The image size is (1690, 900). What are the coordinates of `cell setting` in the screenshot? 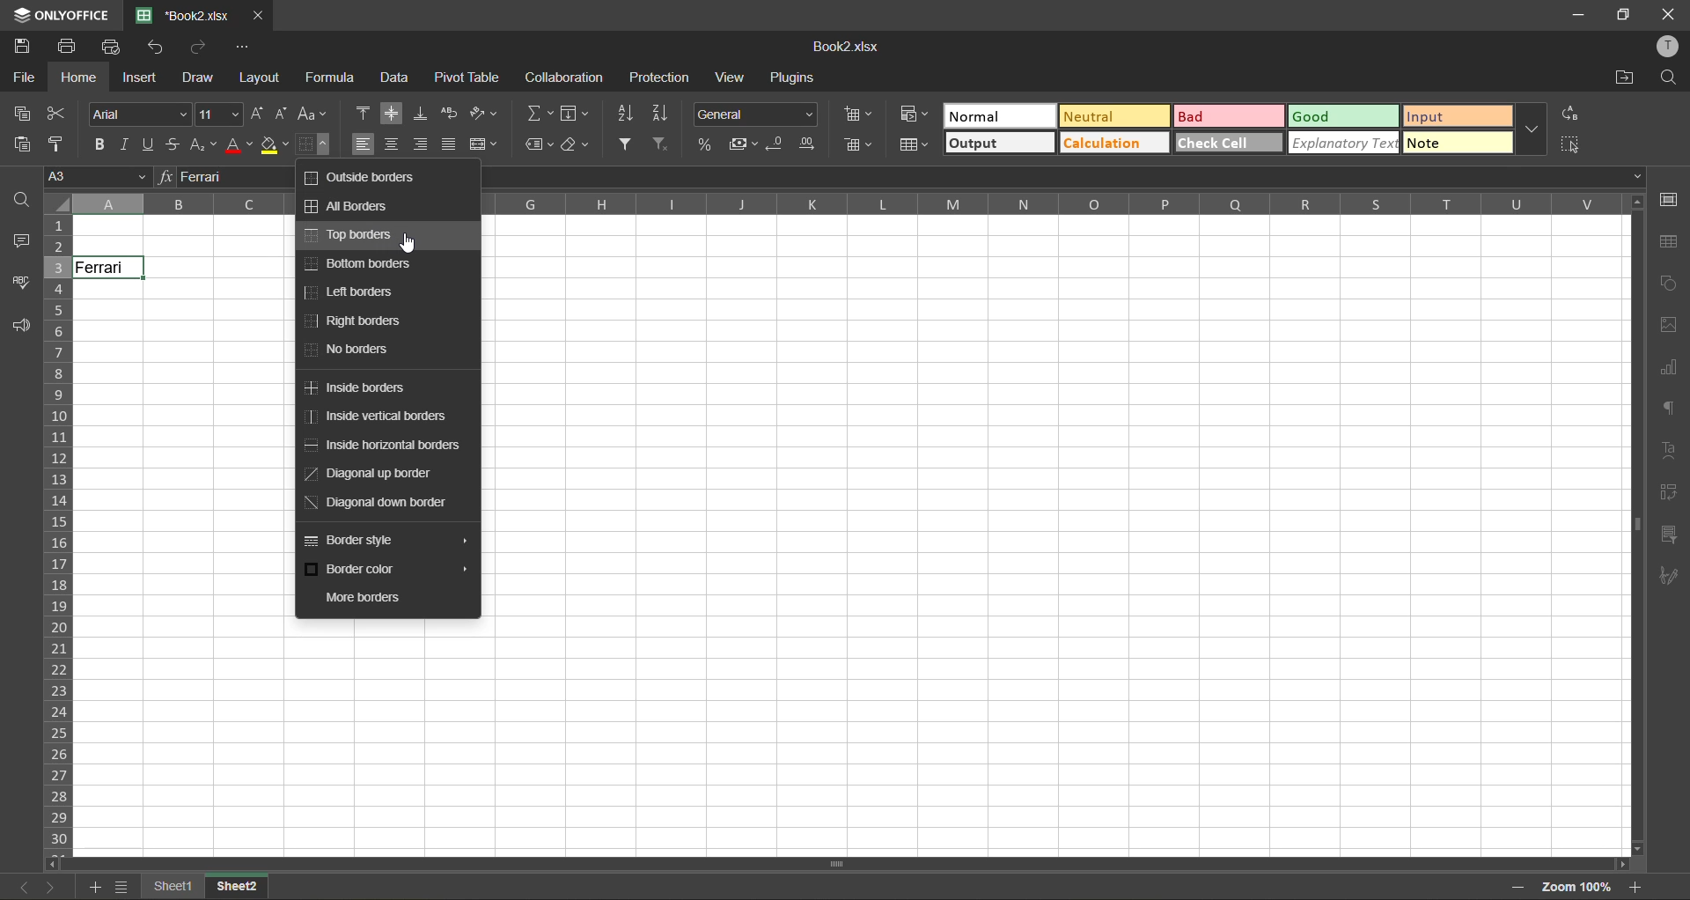 It's located at (1671, 201).